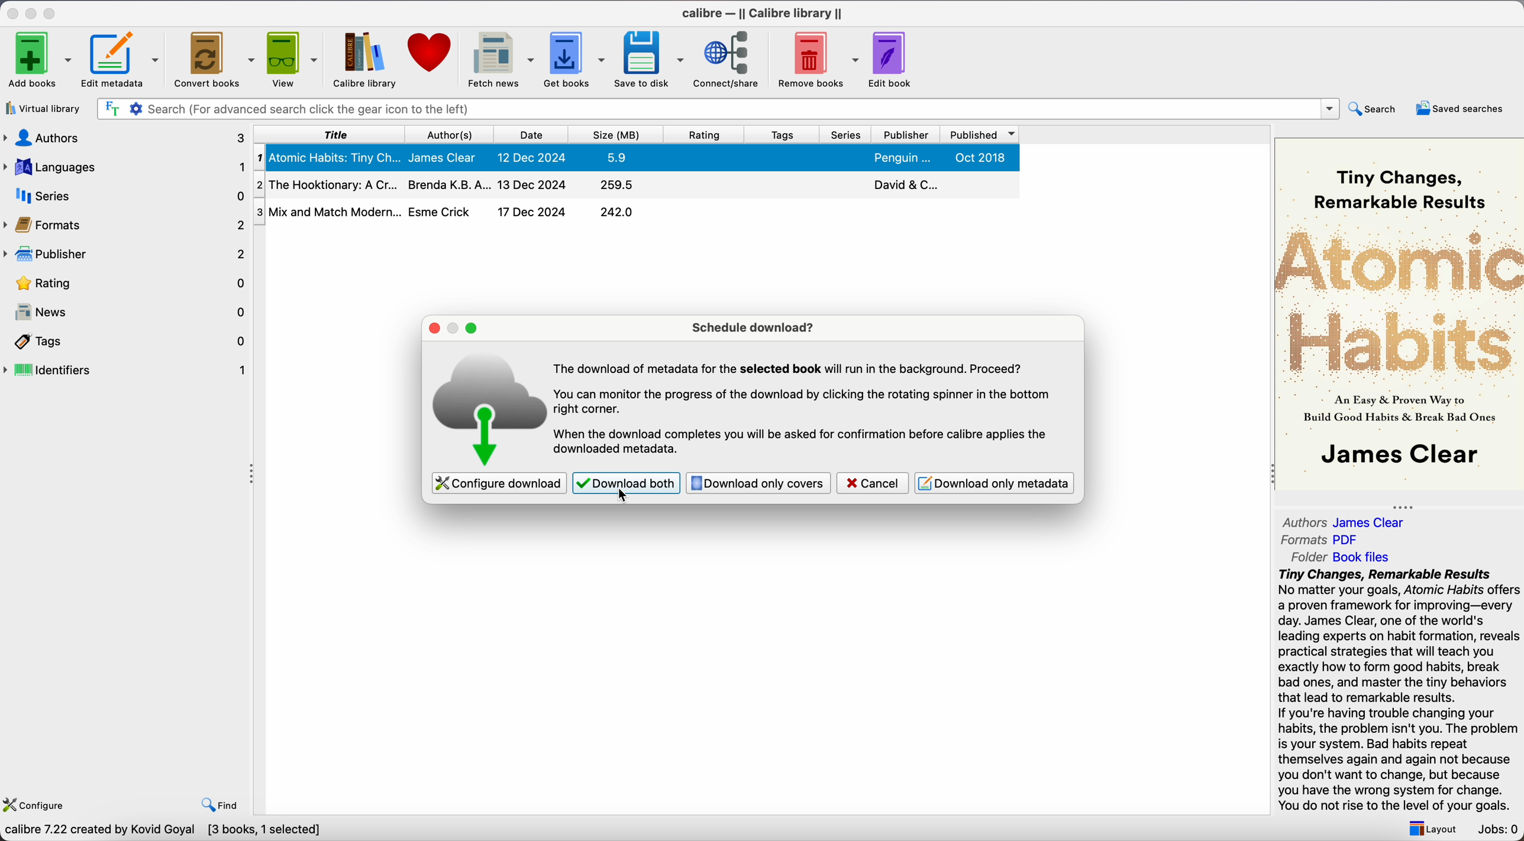 Image resolution: width=1524 pixels, height=841 pixels. I want to click on connect/share, so click(731, 59).